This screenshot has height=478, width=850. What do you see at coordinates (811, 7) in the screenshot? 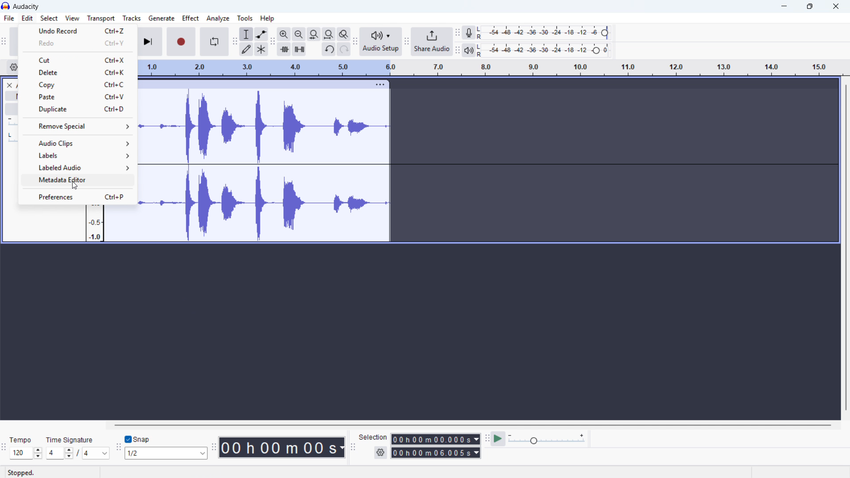
I see `maximize` at bounding box center [811, 7].